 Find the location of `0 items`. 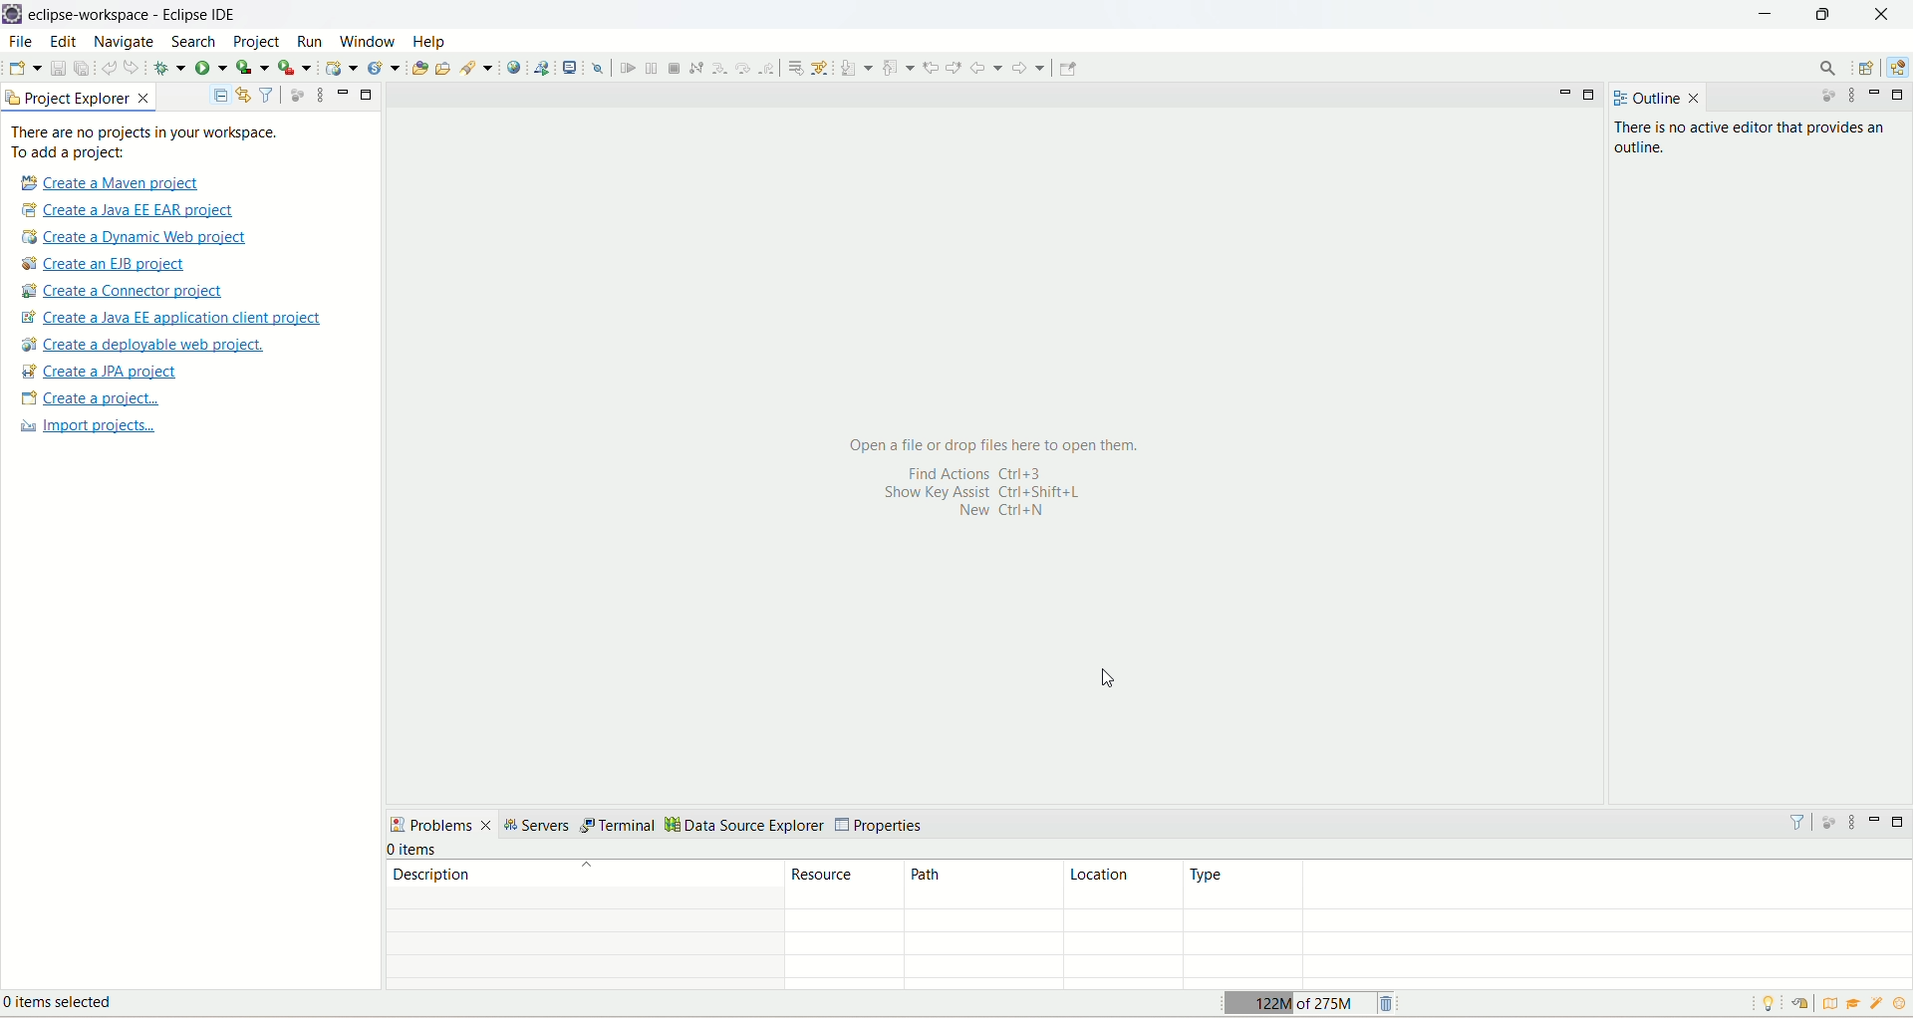

0 items is located at coordinates (414, 850).